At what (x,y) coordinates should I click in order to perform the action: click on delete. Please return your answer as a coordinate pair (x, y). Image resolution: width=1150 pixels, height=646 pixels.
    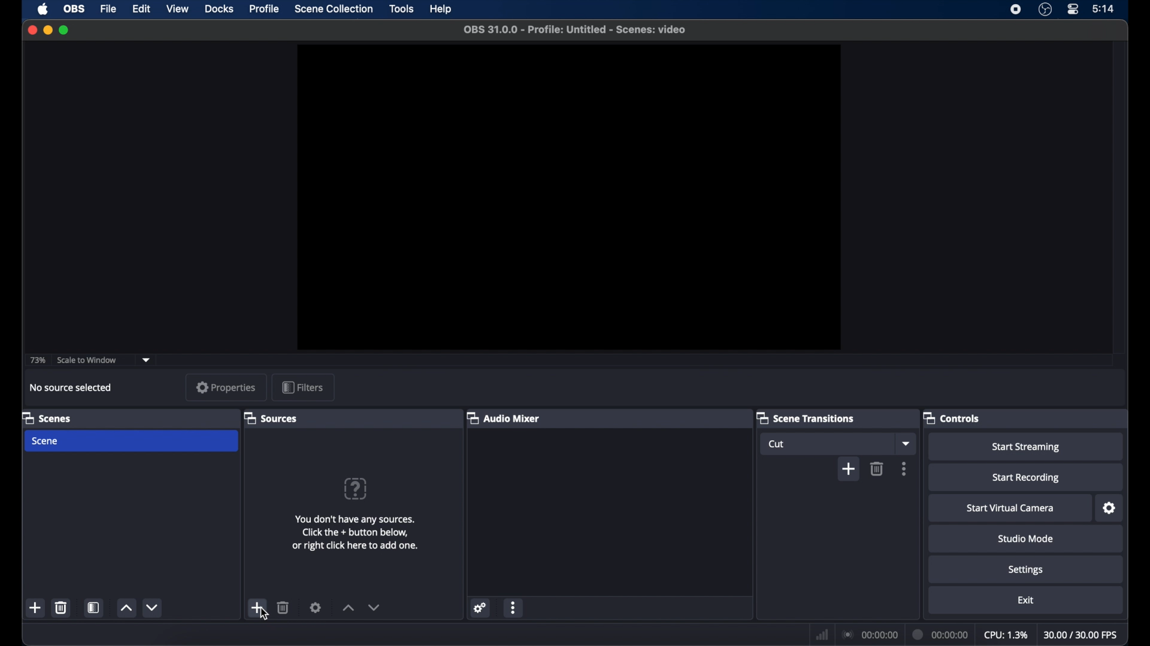
    Looking at the image, I should click on (61, 607).